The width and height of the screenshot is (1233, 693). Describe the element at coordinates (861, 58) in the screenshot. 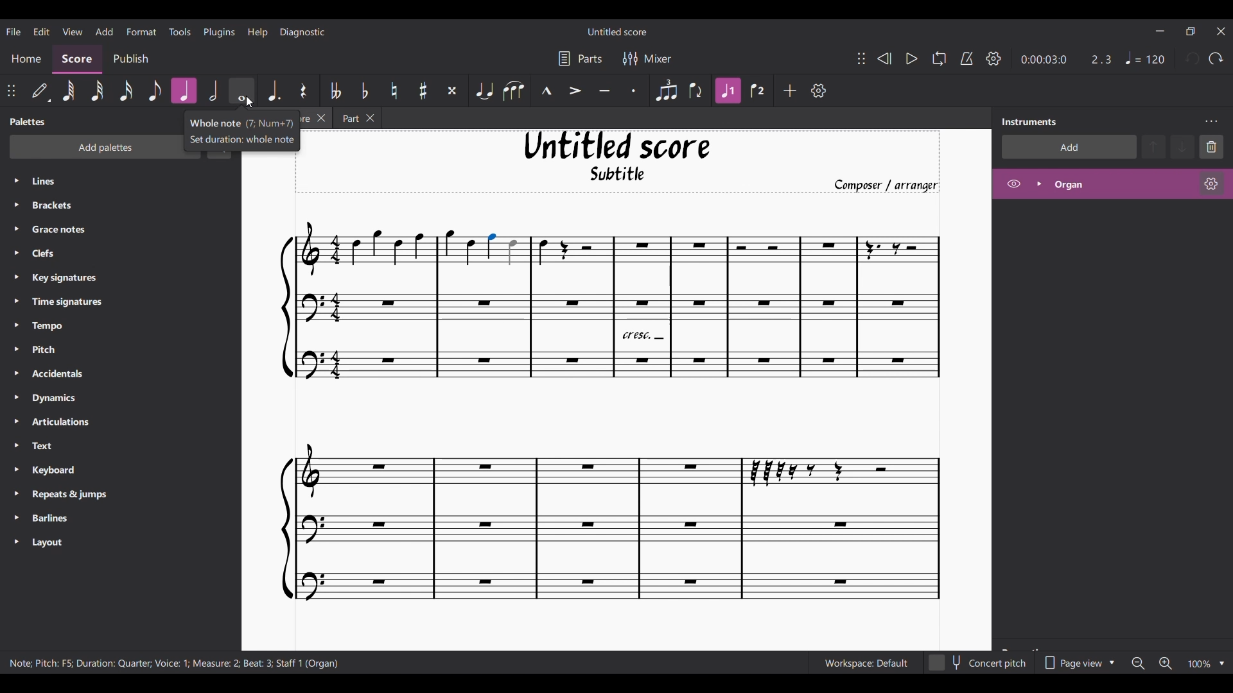

I see `Change position of toolbar` at that location.